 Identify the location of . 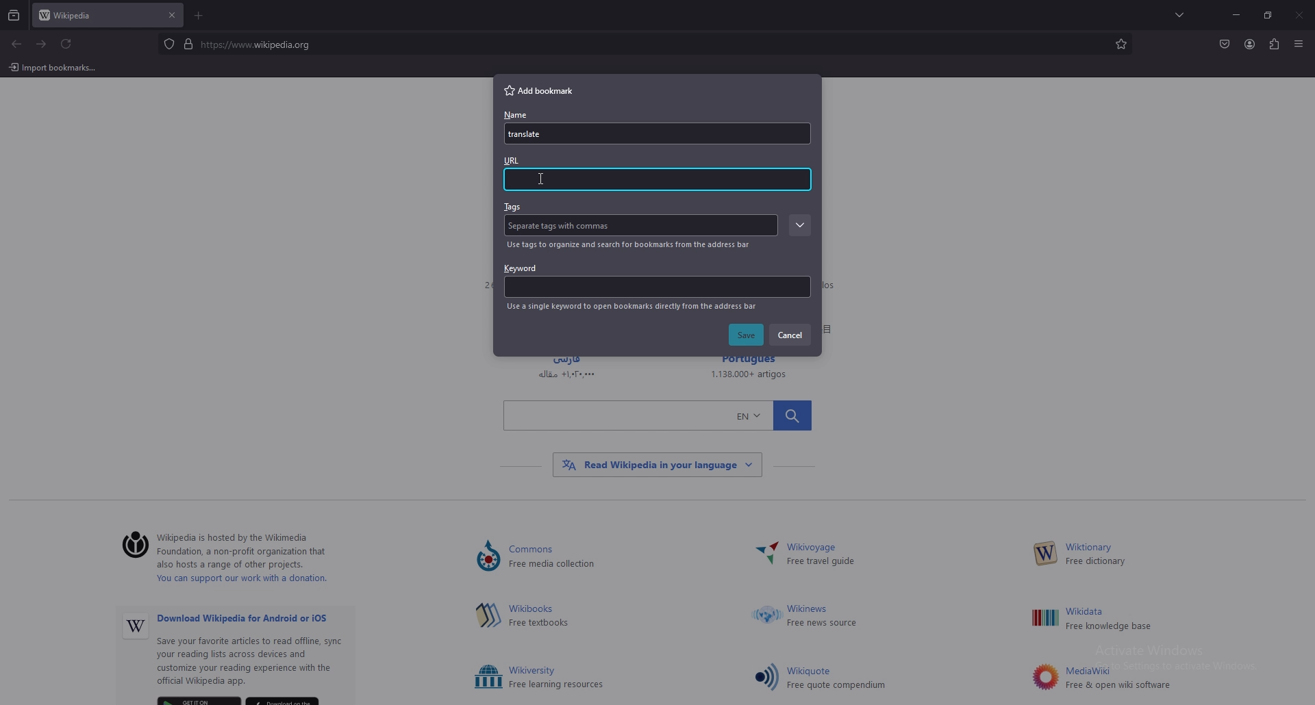
(53, 70).